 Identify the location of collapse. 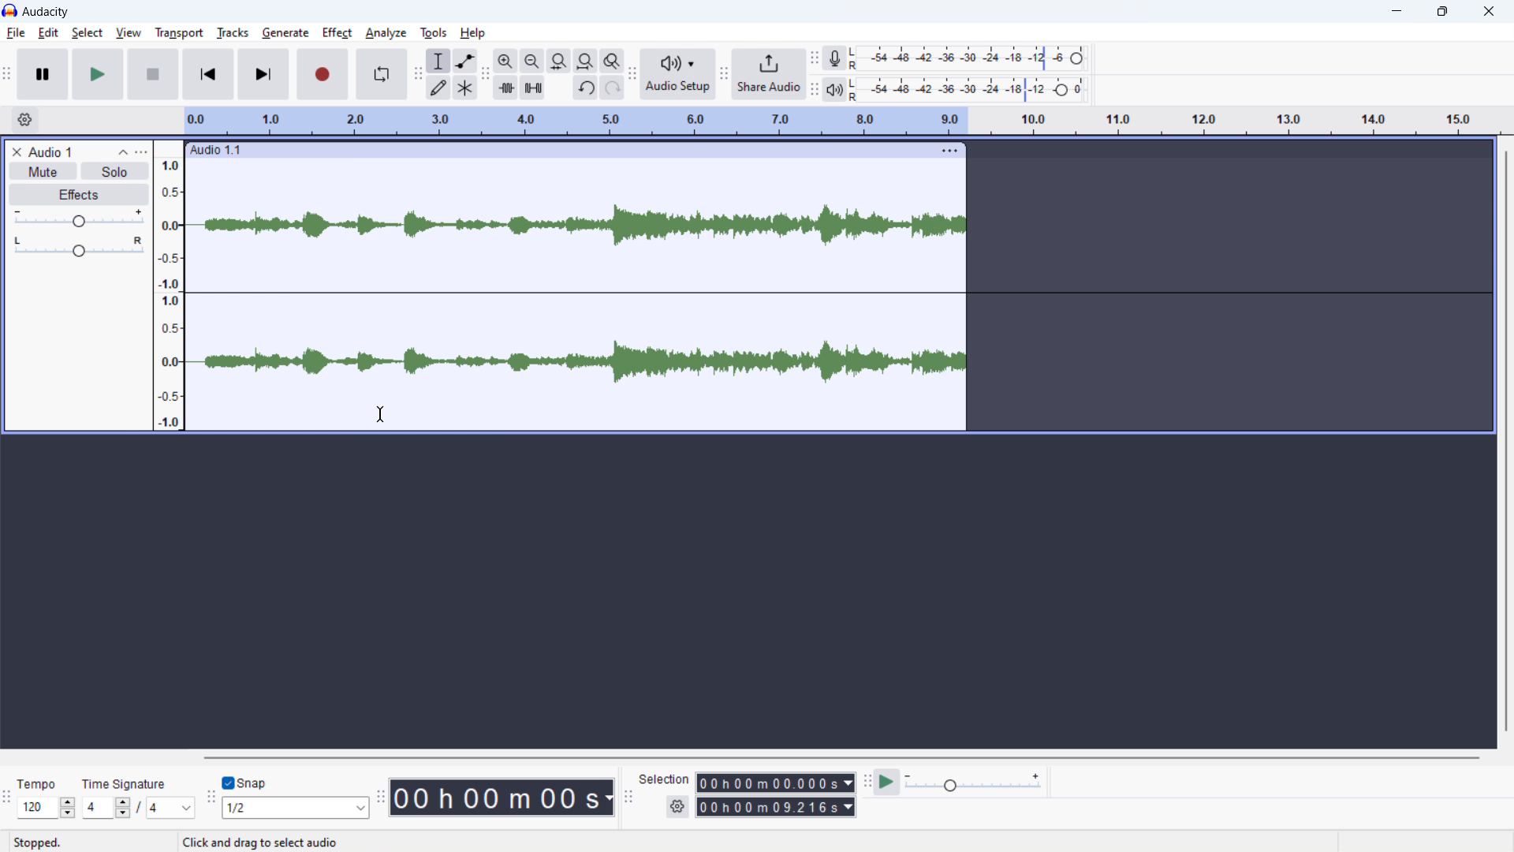
(122, 152).